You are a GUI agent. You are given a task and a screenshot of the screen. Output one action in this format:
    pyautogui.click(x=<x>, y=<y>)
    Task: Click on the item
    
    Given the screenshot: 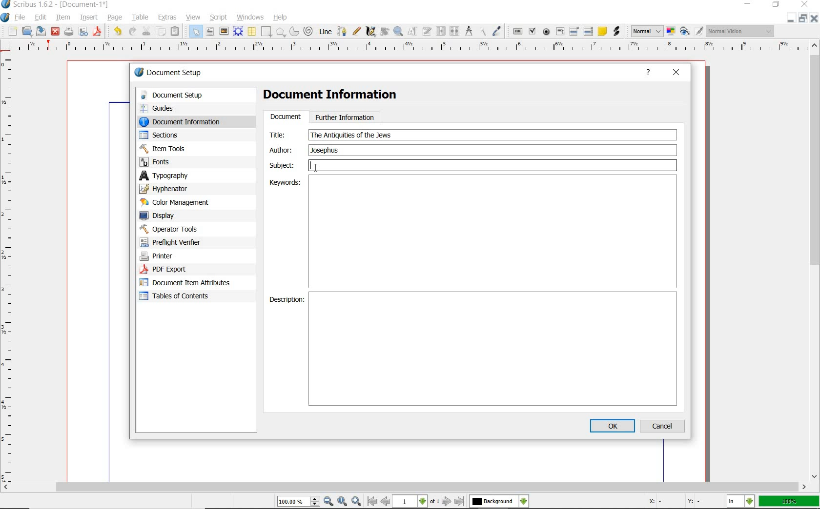 What is the action you would take?
    pyautogui.click(x=63, y=18)
    